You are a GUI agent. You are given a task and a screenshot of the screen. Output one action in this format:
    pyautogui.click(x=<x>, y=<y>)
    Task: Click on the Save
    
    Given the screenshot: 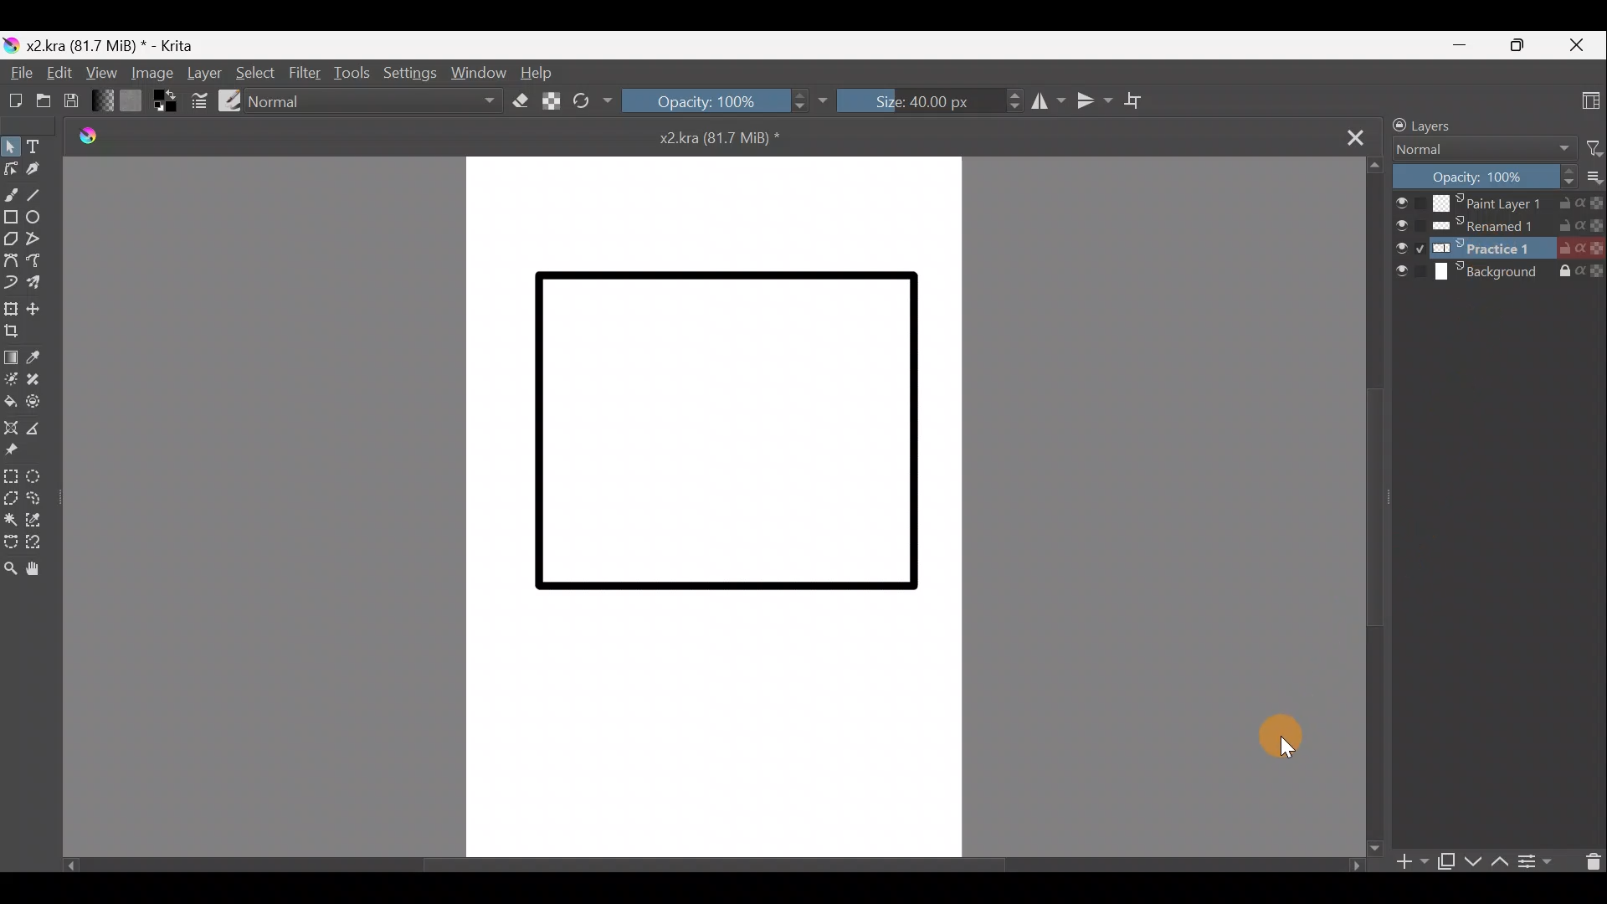 What is the action you would take?
    pyautogui.click(x=71, y=100)
    